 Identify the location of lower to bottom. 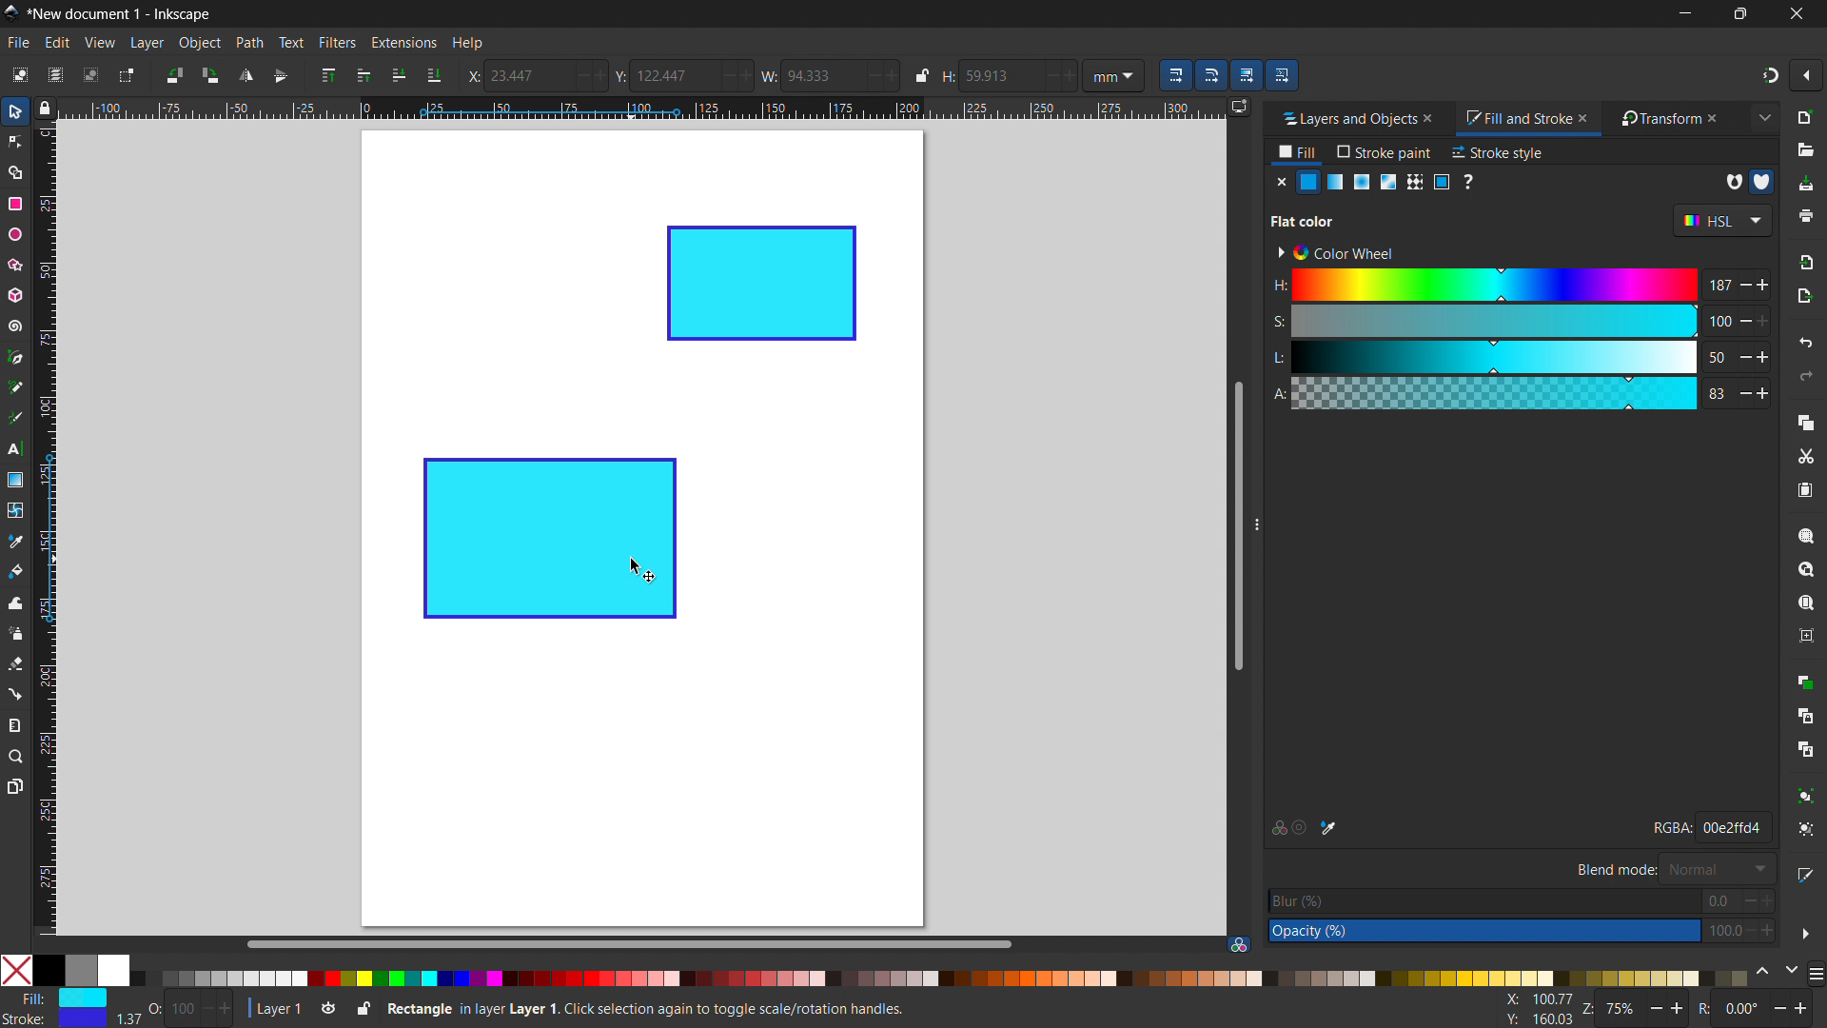
(434, 76).